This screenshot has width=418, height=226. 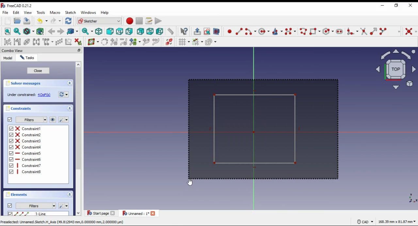 What do you see at coordinates (29, 153) in the screenshot?
I see `on/off constraint 5` at bounding box center [29, 153].